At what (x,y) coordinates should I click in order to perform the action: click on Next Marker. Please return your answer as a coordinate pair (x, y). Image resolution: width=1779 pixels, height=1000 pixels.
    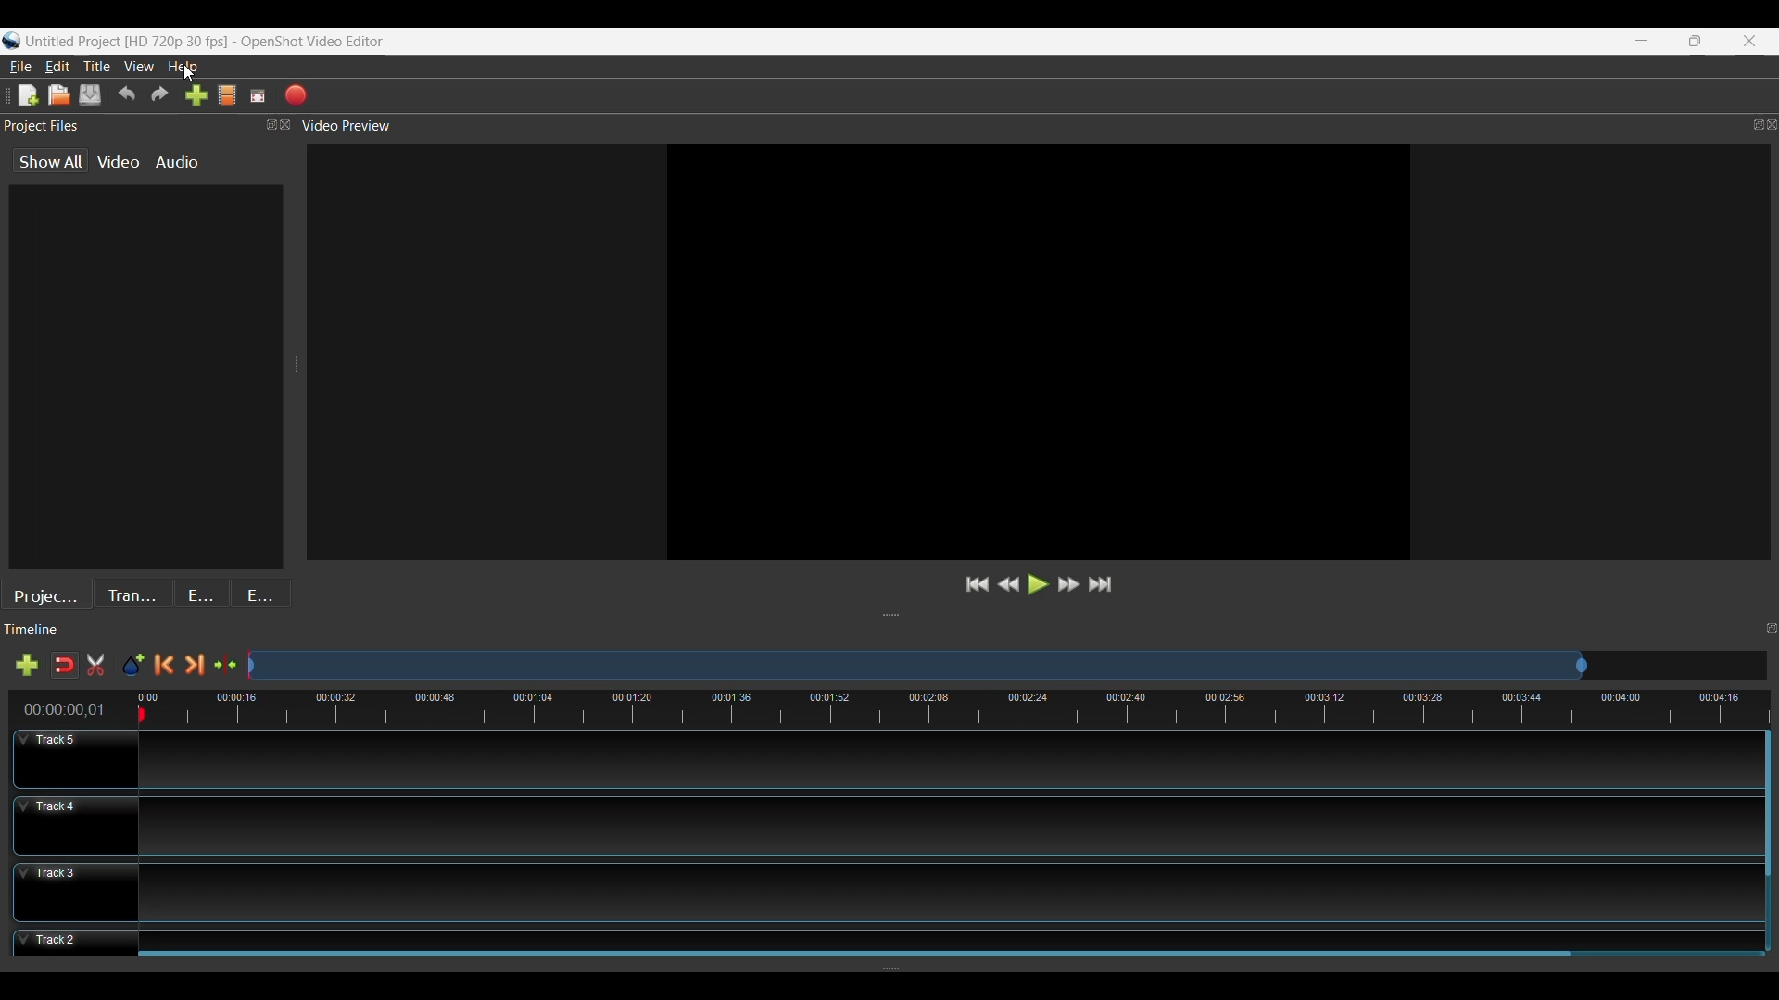
    Looking at the image, I should click on (193, 665).